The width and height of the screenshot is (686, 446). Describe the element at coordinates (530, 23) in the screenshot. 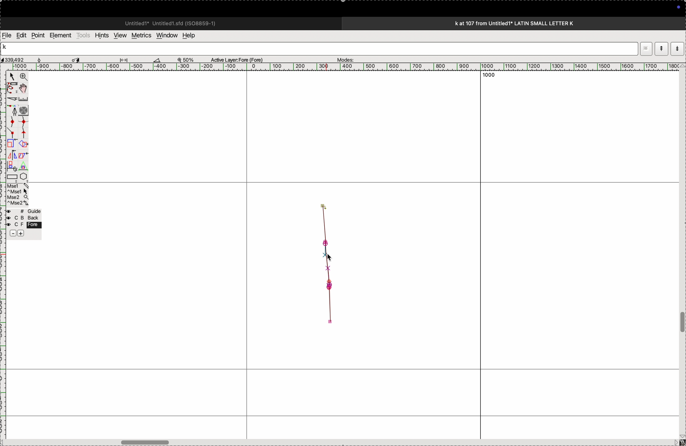

I see `title` at that location.